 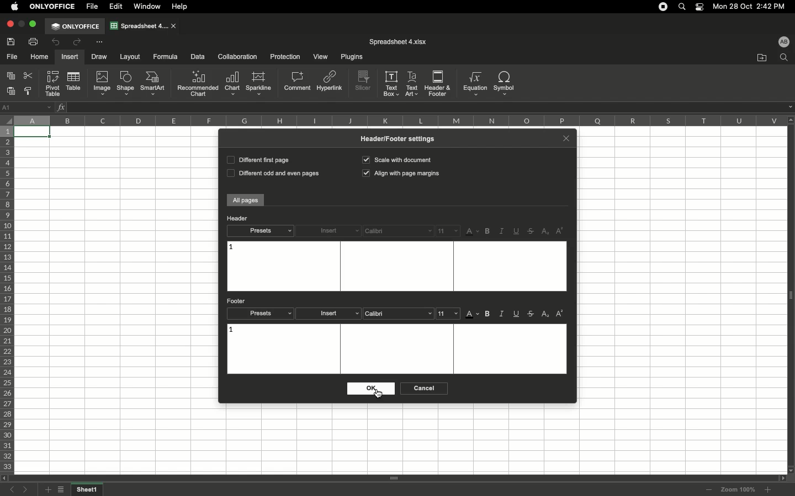 I want to click on Comment, so click(x=298, y=82).